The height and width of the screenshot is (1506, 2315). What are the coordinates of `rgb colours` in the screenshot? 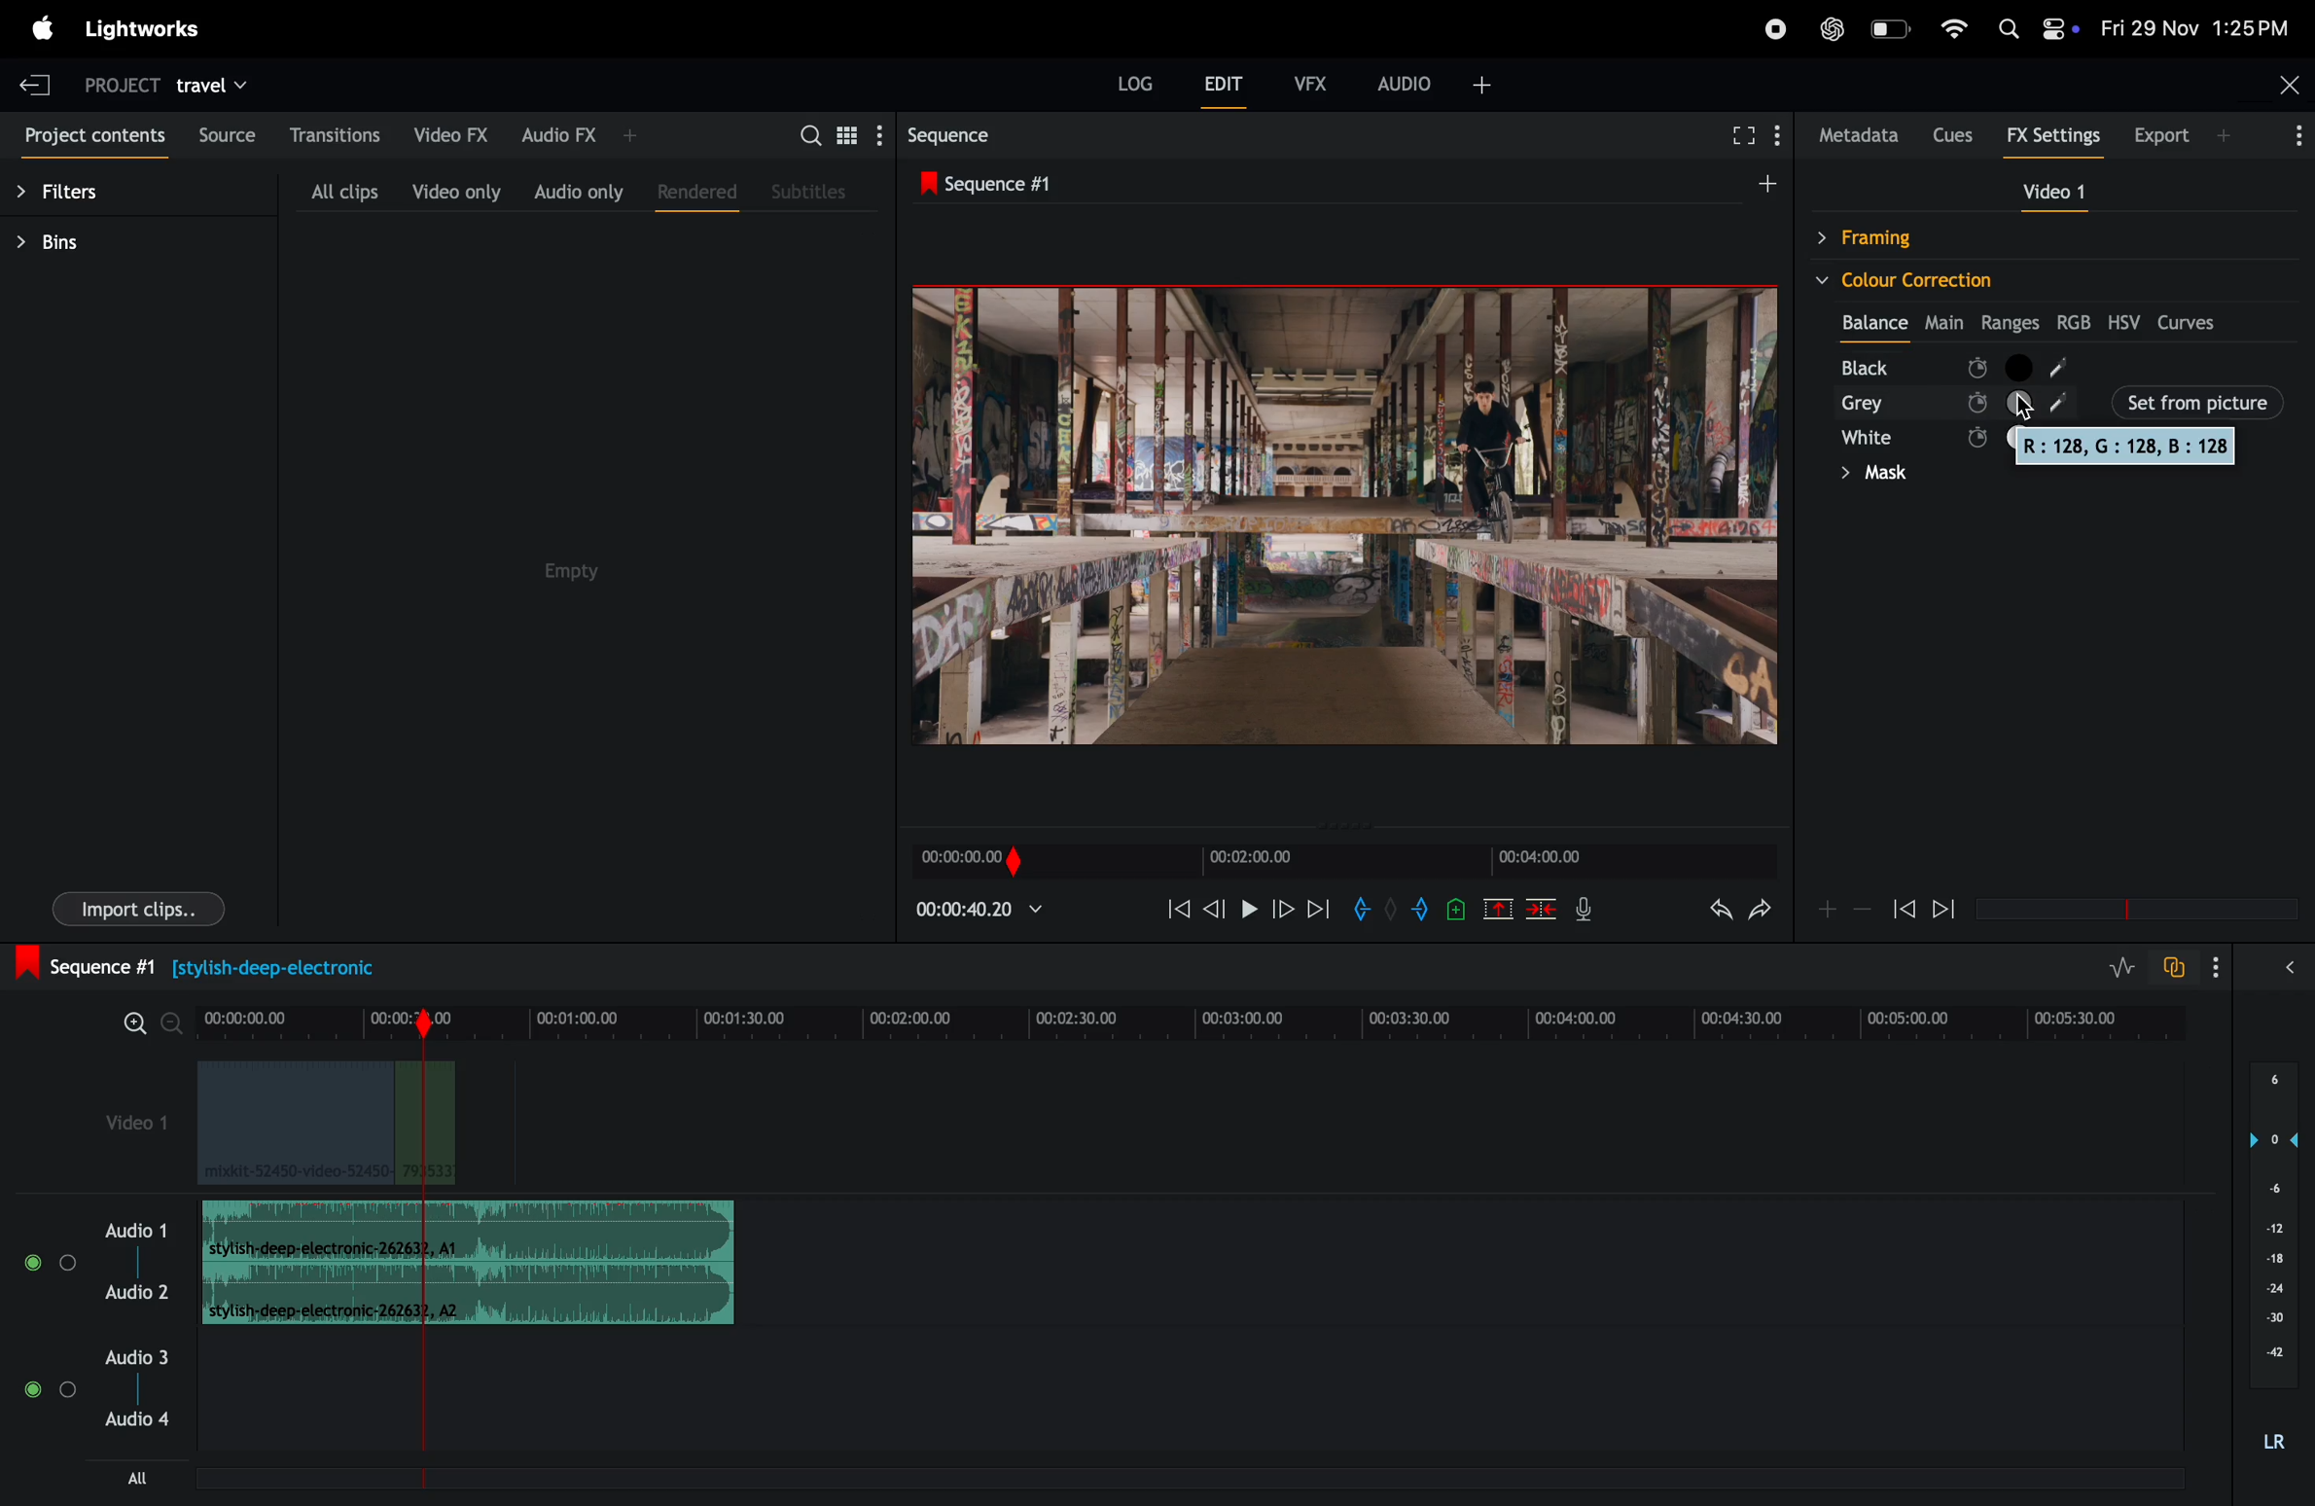 It's located at (2104, 445).